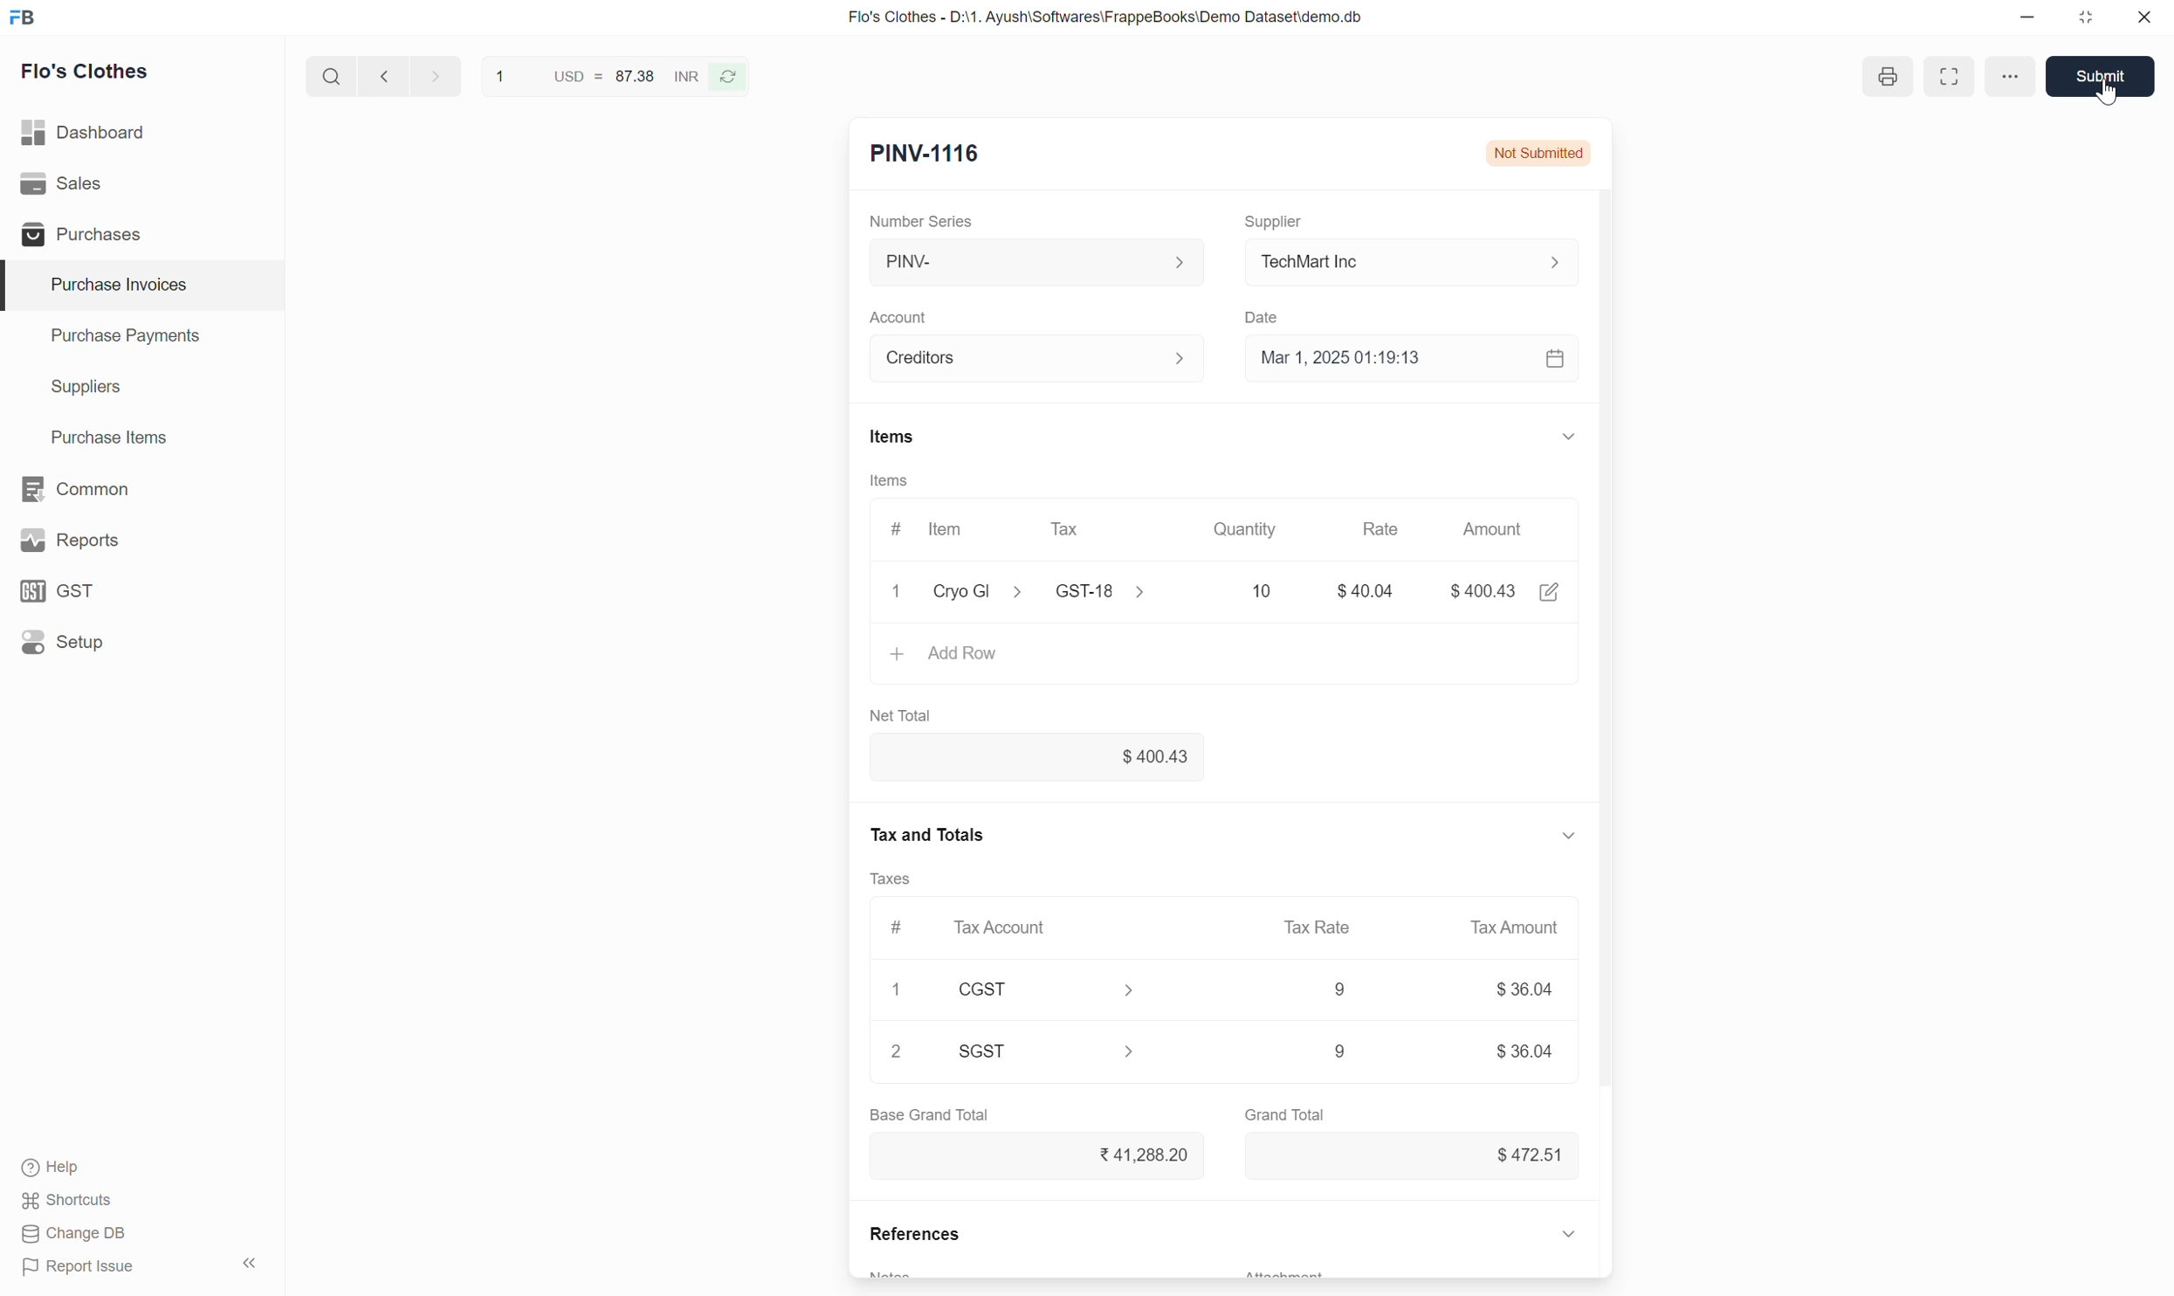  I want to click on Report issue, so click(85, 1270).